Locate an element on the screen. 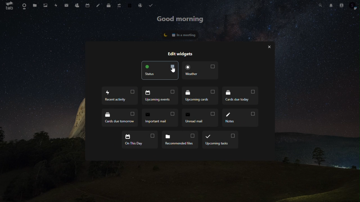 This screenshot has width=360, height=202. recommended files is located at coordinates (181, 140).